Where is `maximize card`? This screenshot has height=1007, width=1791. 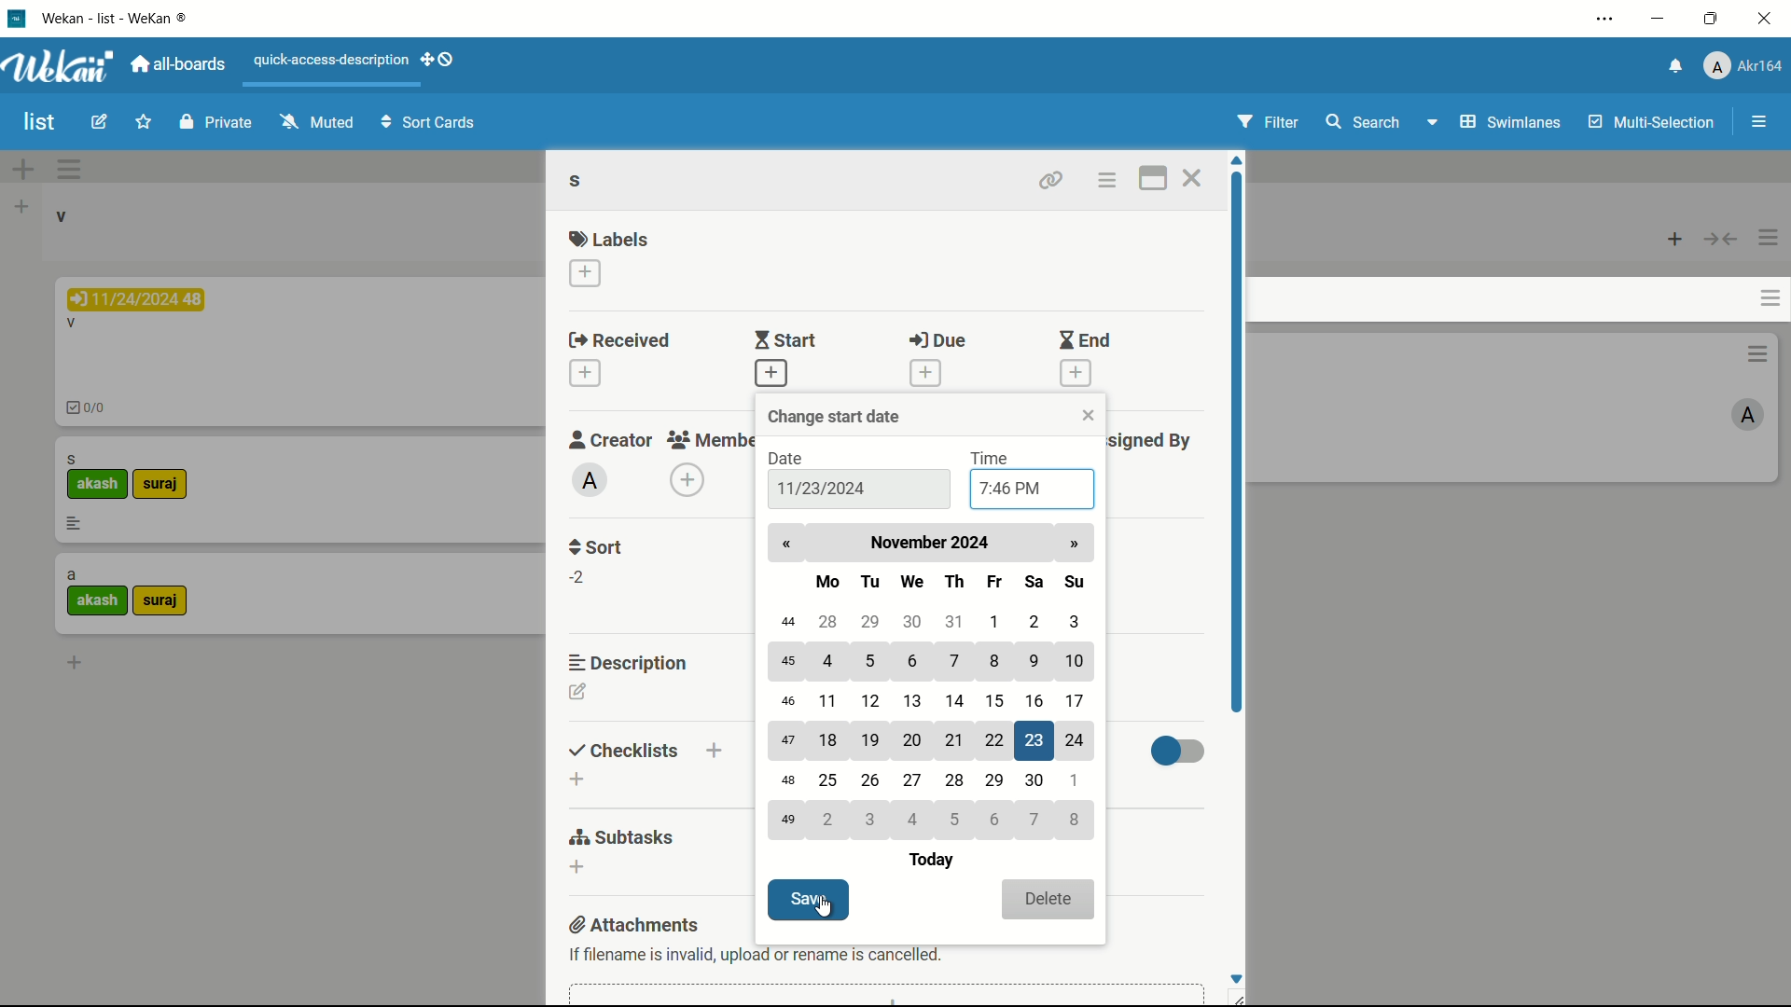
maximize card is located at coordinates (1151, 179).